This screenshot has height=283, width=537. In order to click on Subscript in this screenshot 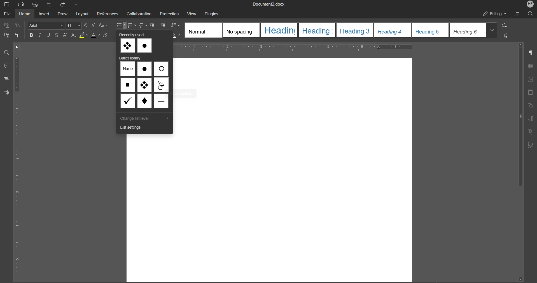, I will do `click(76, 35)`.